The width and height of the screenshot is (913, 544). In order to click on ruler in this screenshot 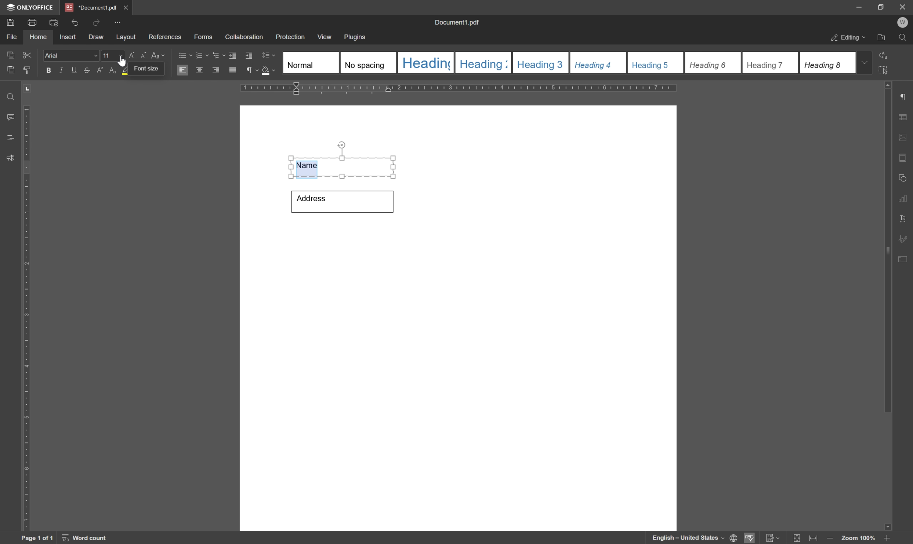, I will do `click(26, 316)`.